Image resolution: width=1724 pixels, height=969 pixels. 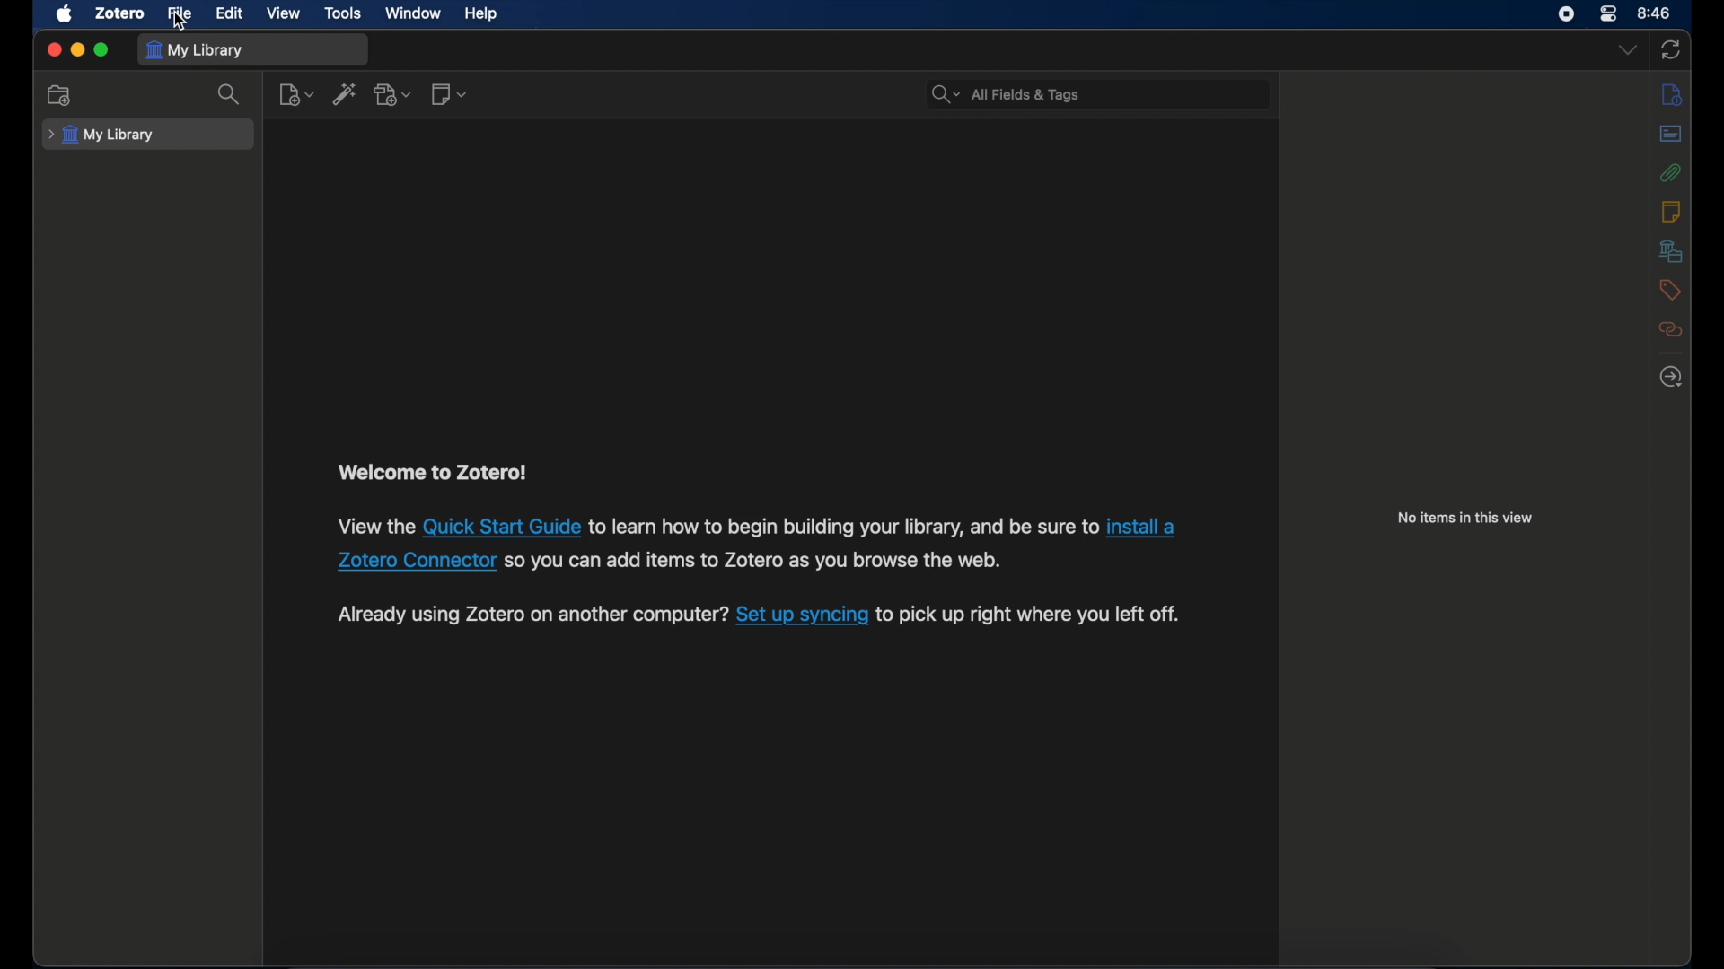 What do you see at coordinates (1466, 518) in the screenshot?
I see `no items in this view` at bounding box center [1466, 518].